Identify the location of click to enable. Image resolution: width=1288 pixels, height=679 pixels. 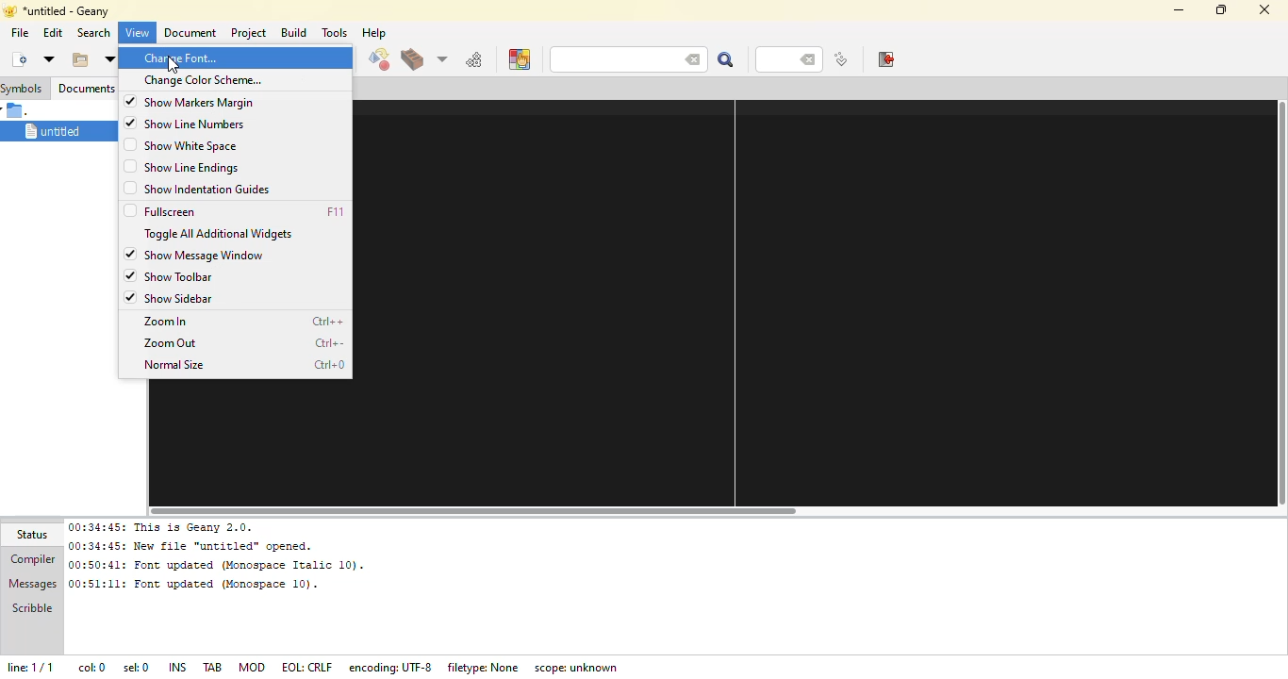
(128, 210).